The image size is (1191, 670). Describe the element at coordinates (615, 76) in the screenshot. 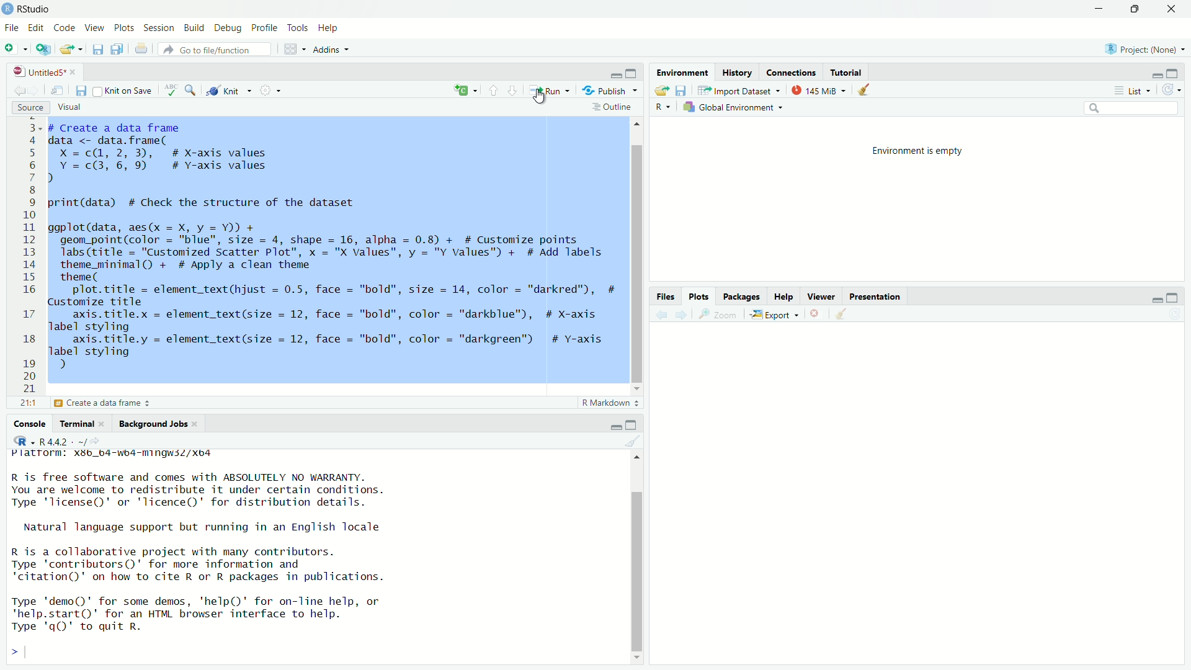

I see `minimize` at that location.